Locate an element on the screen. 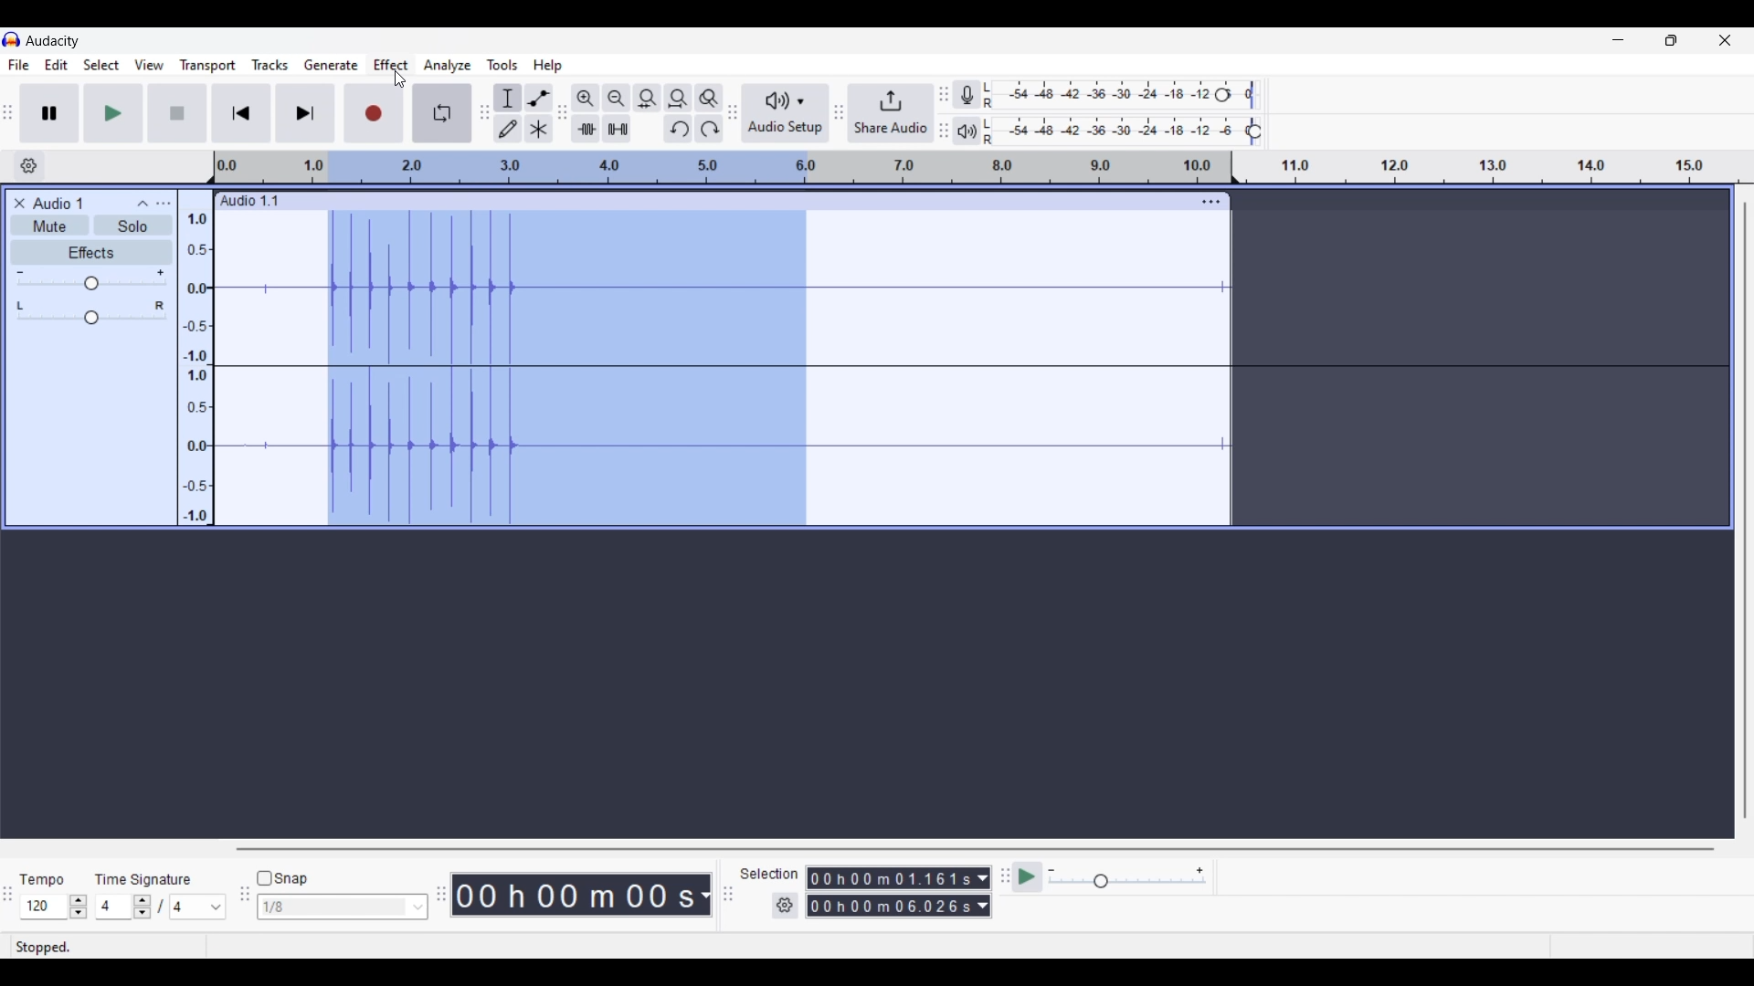  Tempo is located at coordinates (41, 878).